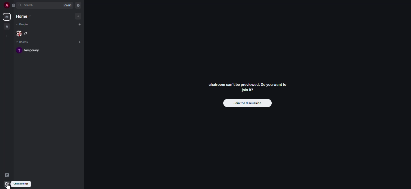 Image resolution: width=411 pixels, height=189 pixels. I want to click on people, so click(24, 25).